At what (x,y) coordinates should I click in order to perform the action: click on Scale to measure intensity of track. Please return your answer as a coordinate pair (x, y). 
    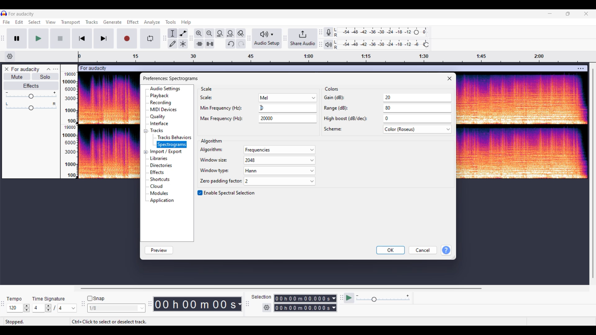
    Looking at the image, I should click on (69, 125).